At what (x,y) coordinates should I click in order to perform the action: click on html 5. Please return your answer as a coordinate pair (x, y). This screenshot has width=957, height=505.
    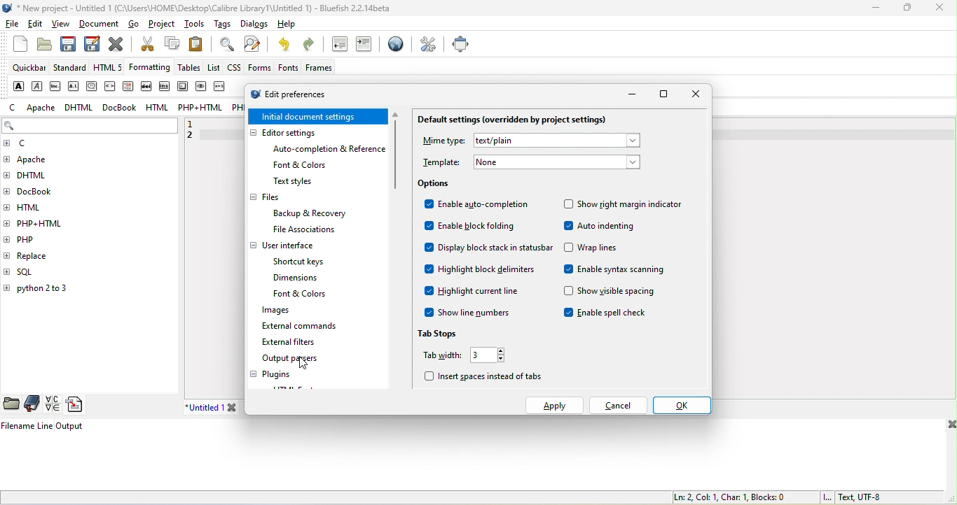
    Looking at the image, I should click on (111, 69).